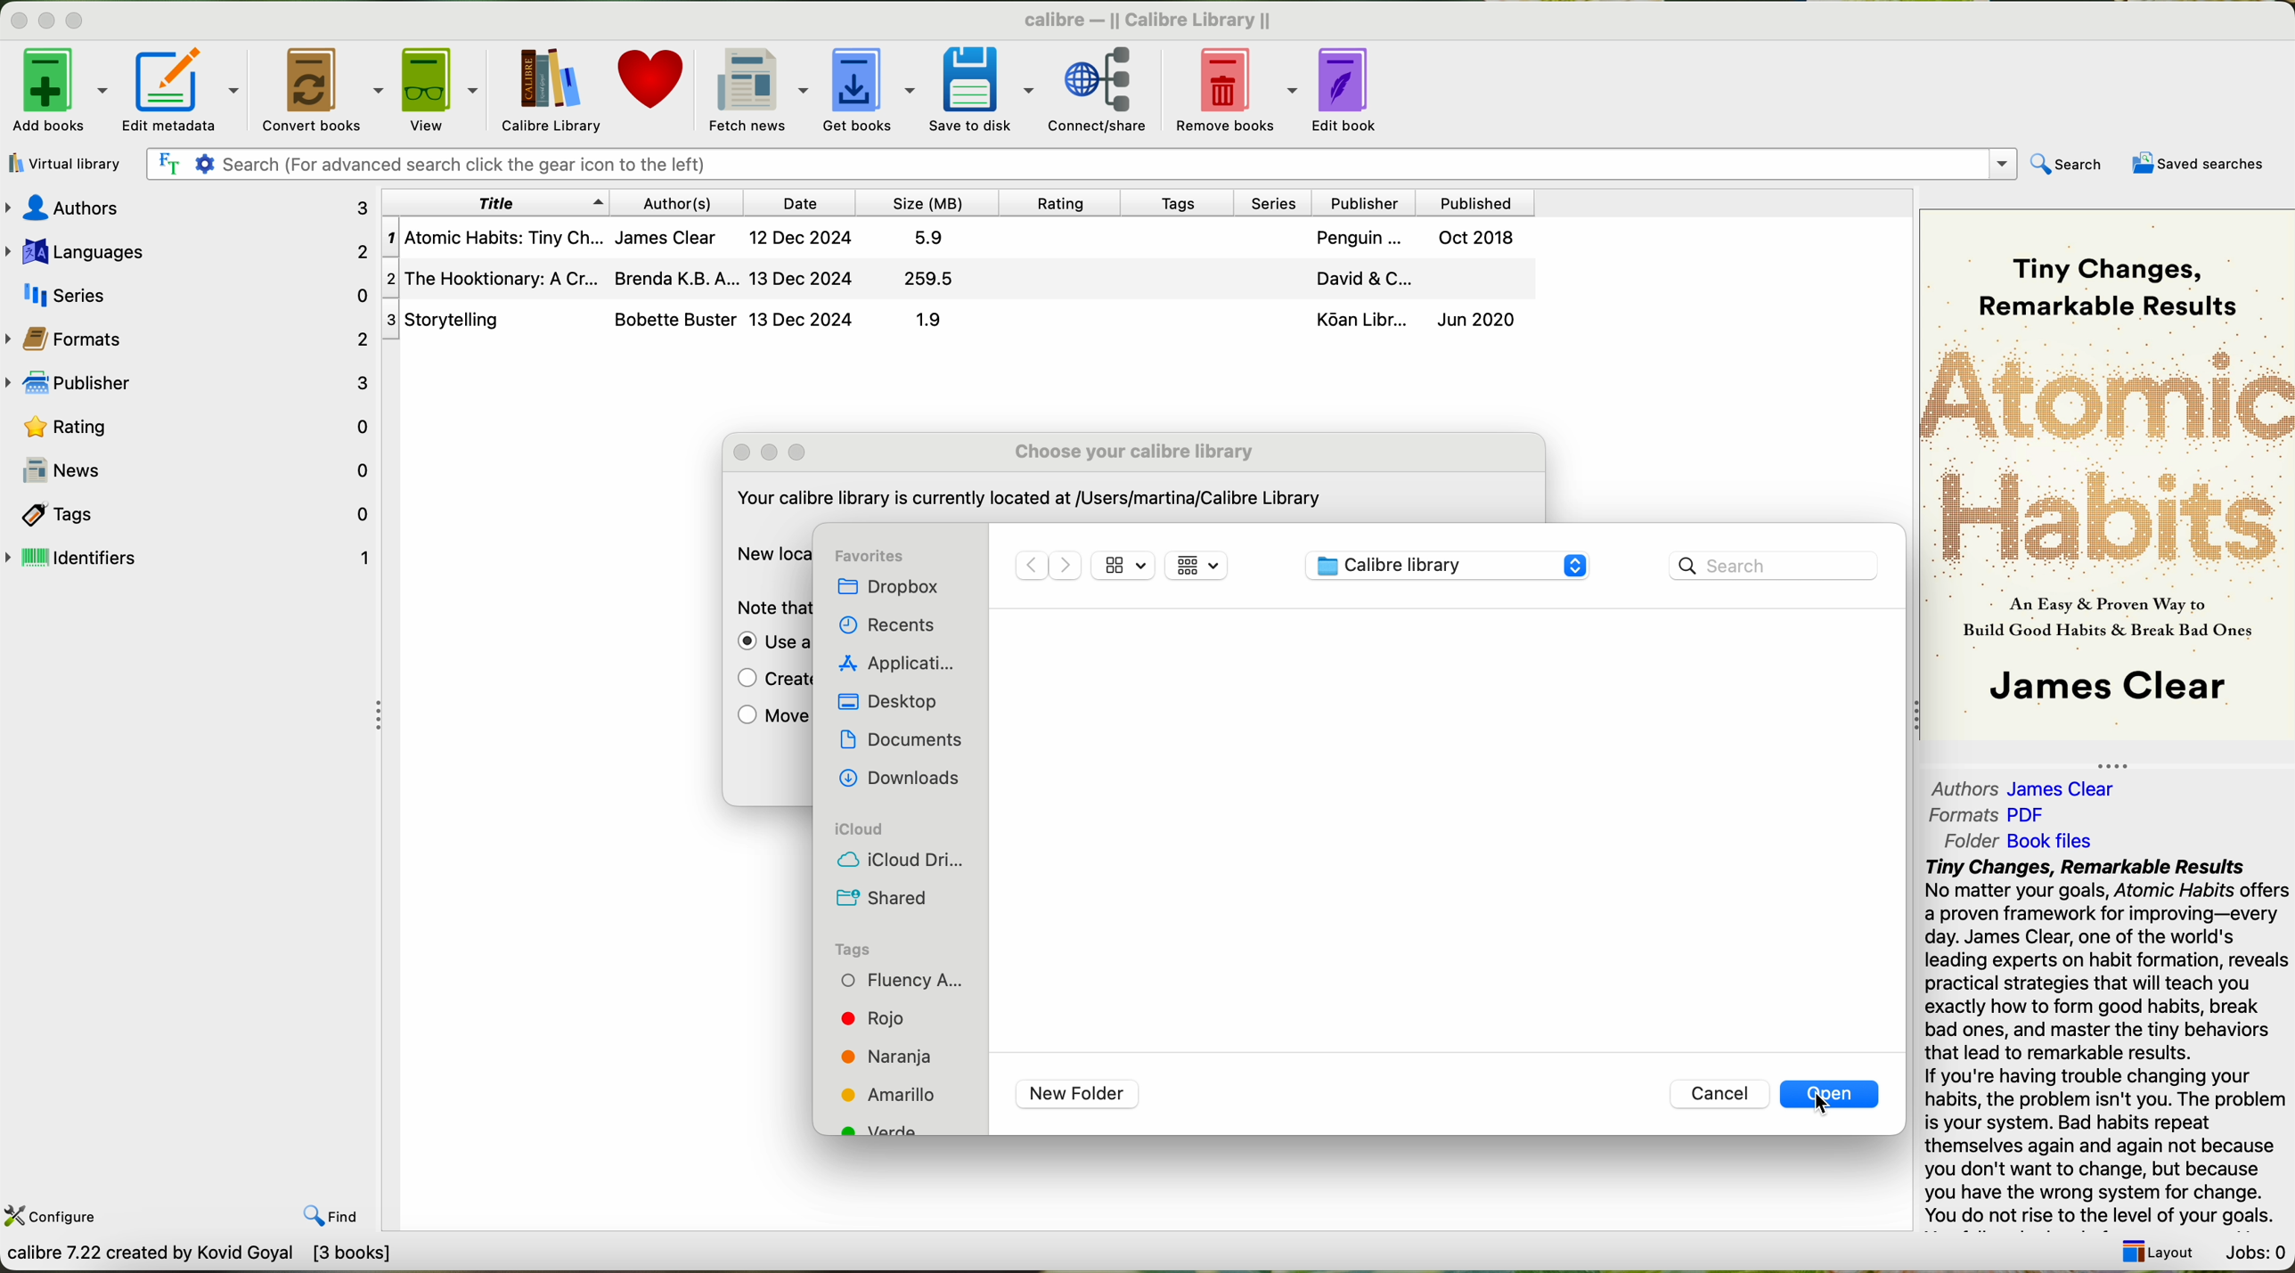 The height and width of the screenshot is (1273, 2295). What do you see at coordinates (685, 278) in the screenshot?
I see `2| The Hooktionary: A Cr... Brenda K.B. A... 13 Dec 2024 259.5` at bounding box center [685, 278].